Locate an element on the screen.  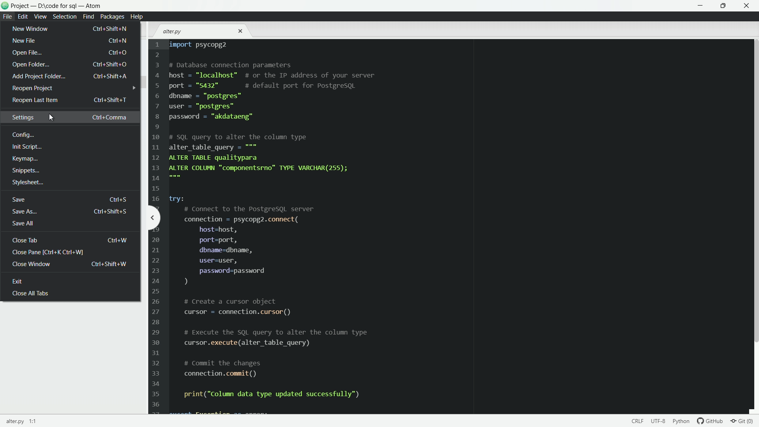
new window is located at coordinates (69, 29).